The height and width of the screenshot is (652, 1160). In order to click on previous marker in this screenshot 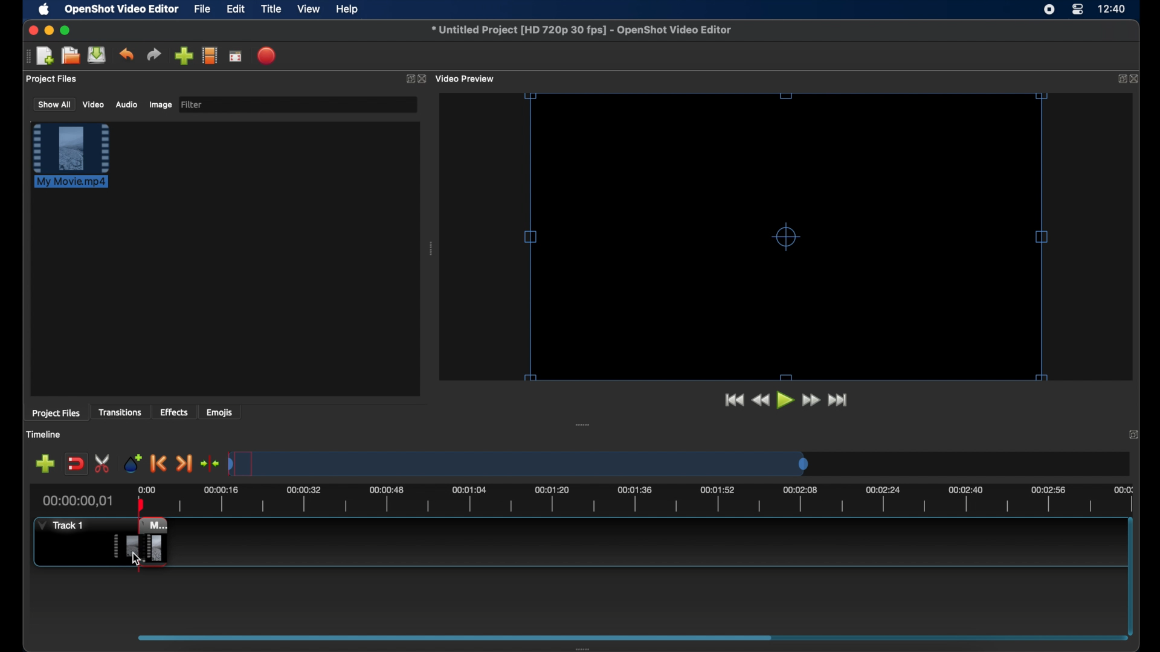, I will do `click(157, 464)`.